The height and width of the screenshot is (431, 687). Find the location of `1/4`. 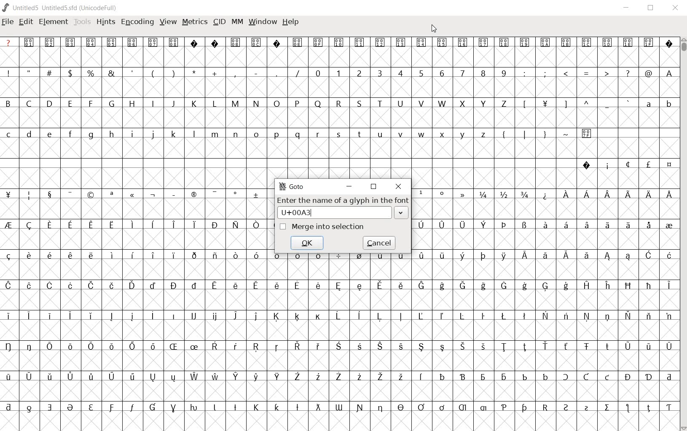

1/4 is located at coordinates (483, 194).